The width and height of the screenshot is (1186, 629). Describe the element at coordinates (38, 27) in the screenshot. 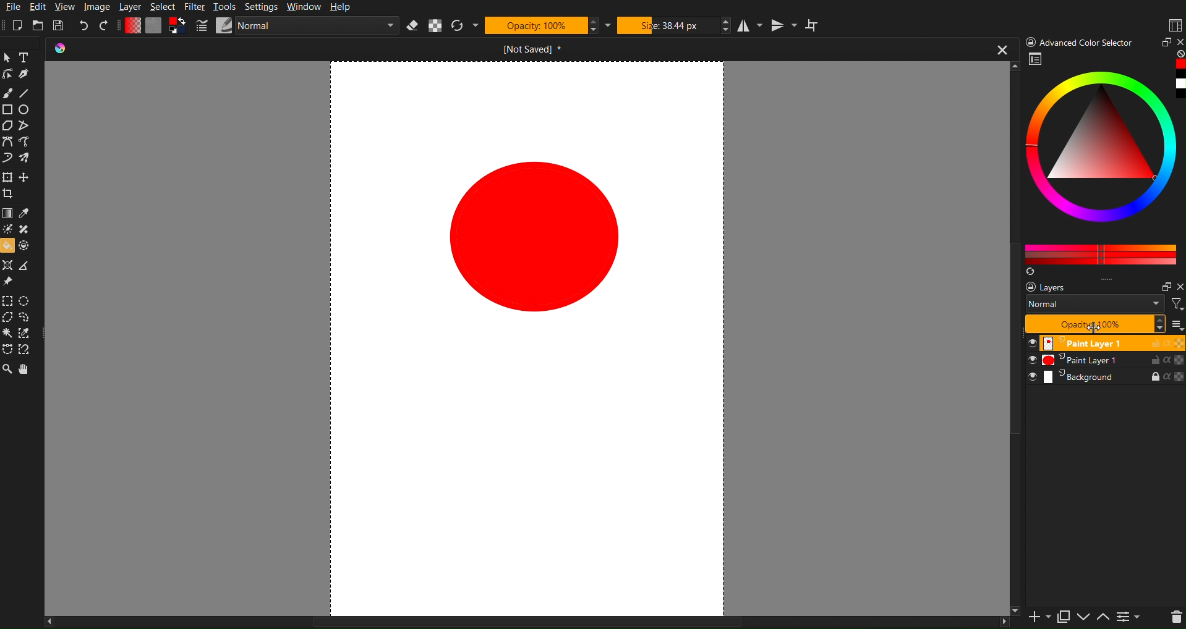

I see `Open` at that location.